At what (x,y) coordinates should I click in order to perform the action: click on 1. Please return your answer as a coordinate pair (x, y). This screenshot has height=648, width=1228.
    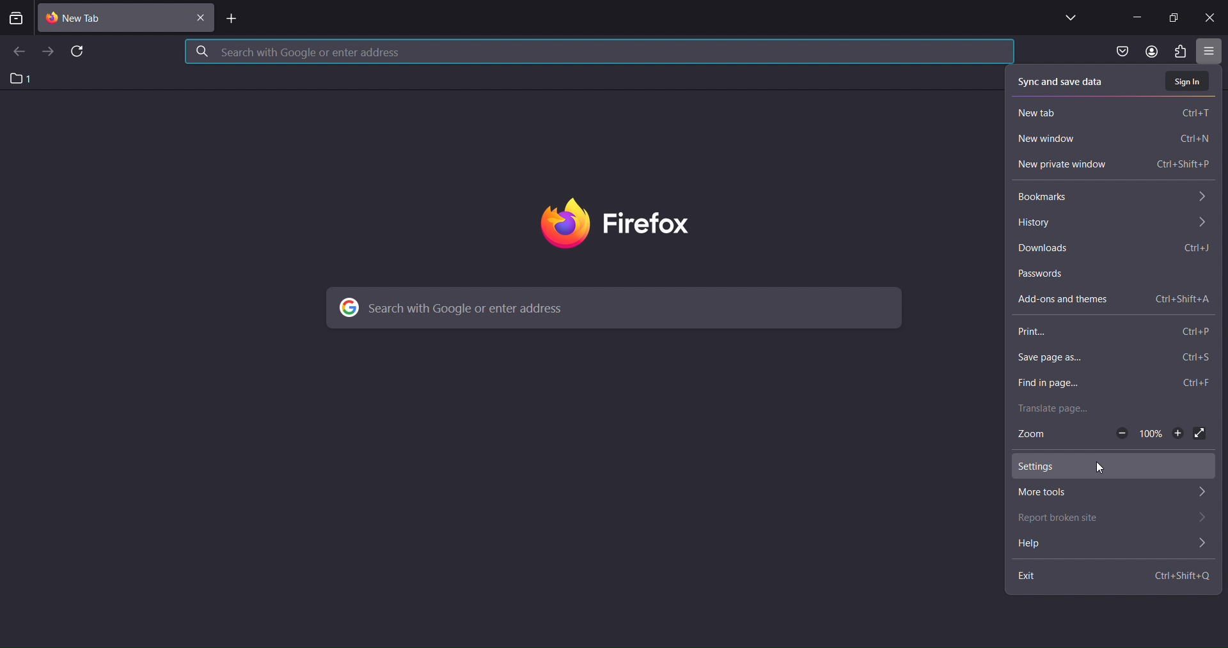
    Looking at the image, I should click on (21, 78).